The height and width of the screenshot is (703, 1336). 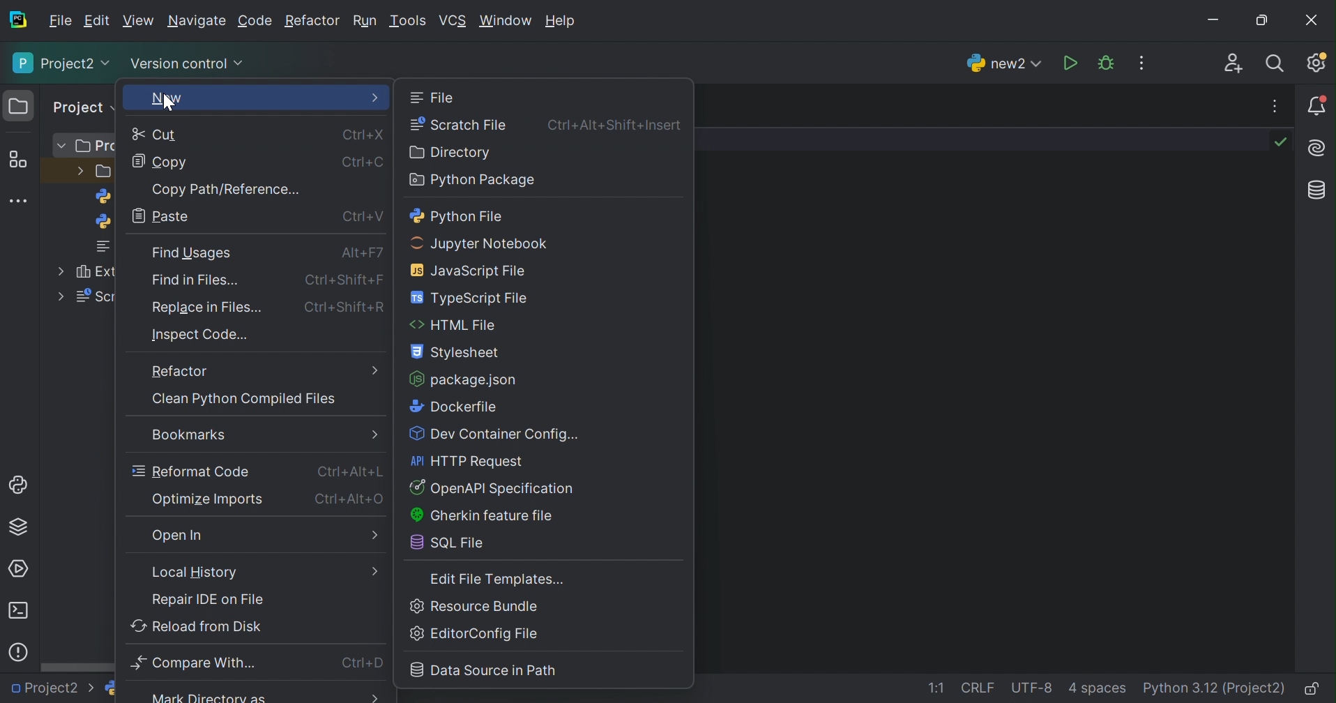 What do you see at coordinates (107, 248) in the screenshot?
I see `notes` at bounding box center [107, 248].